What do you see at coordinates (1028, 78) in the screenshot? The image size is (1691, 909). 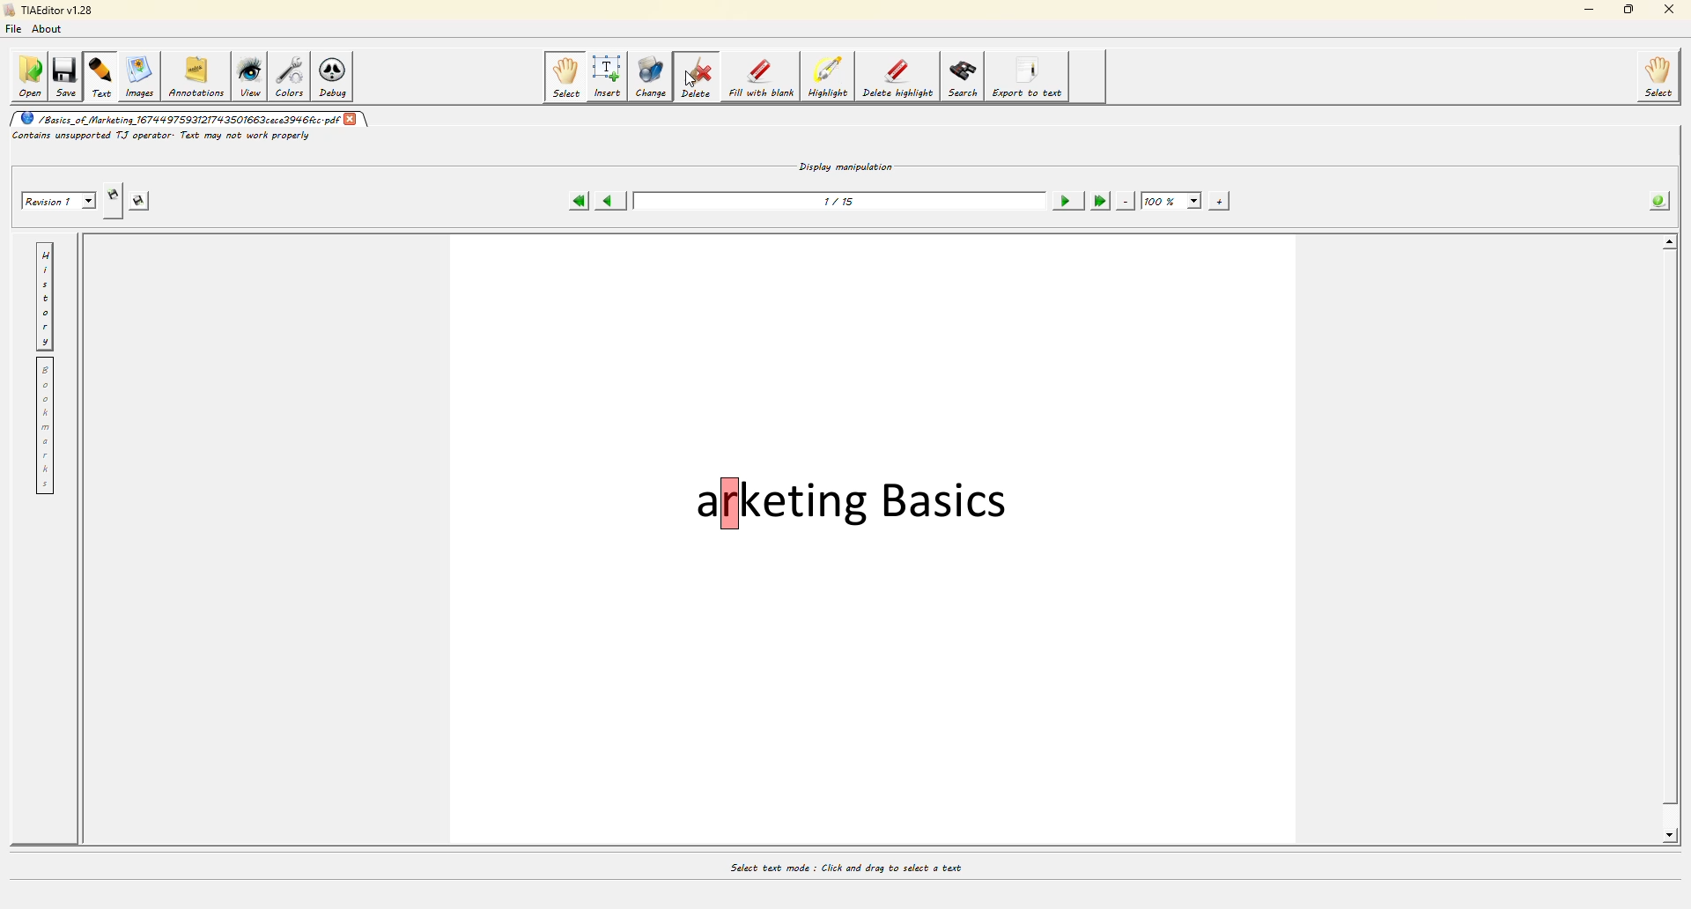 I see `export to text` at bounding box center [1028, 78].